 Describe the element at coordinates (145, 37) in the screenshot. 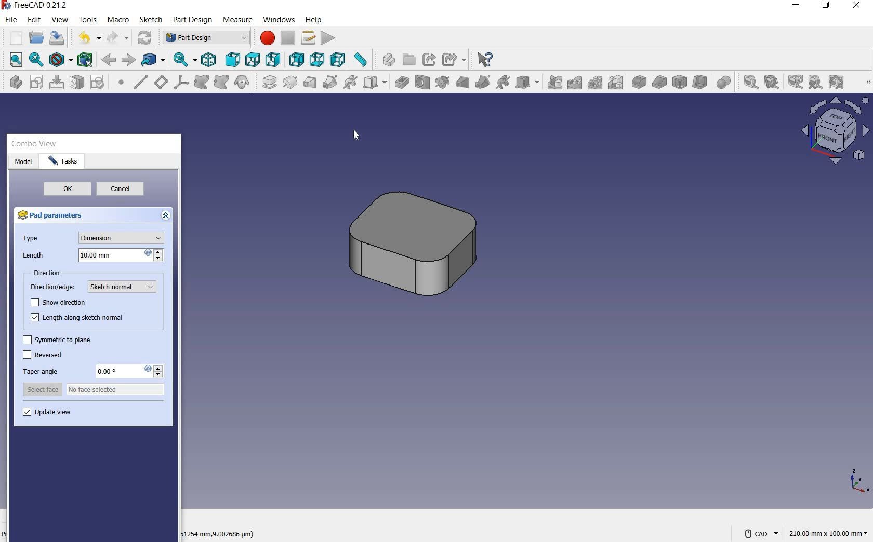

I see `refresh` at that location.